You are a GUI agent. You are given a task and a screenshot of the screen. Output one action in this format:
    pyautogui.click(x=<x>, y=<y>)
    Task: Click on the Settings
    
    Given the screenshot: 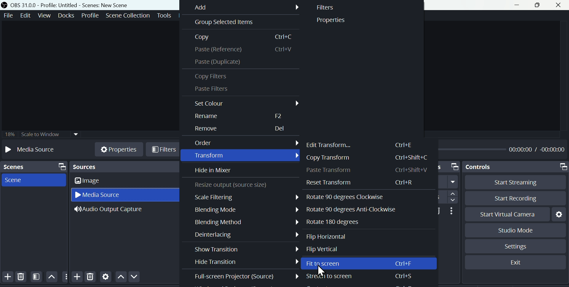 What is the action you would take?
    pyautogui.click(x=105, y=278)
    